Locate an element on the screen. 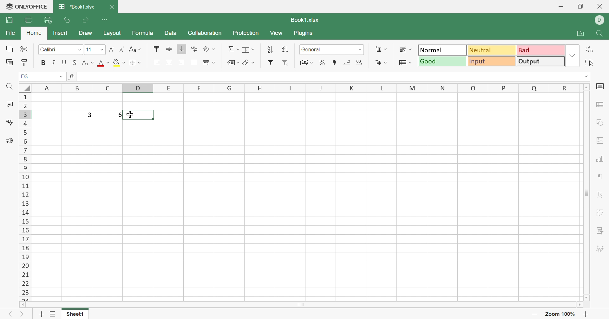 This screenshot has height=319, width=609. Bad is located at coordinates (541, 51).